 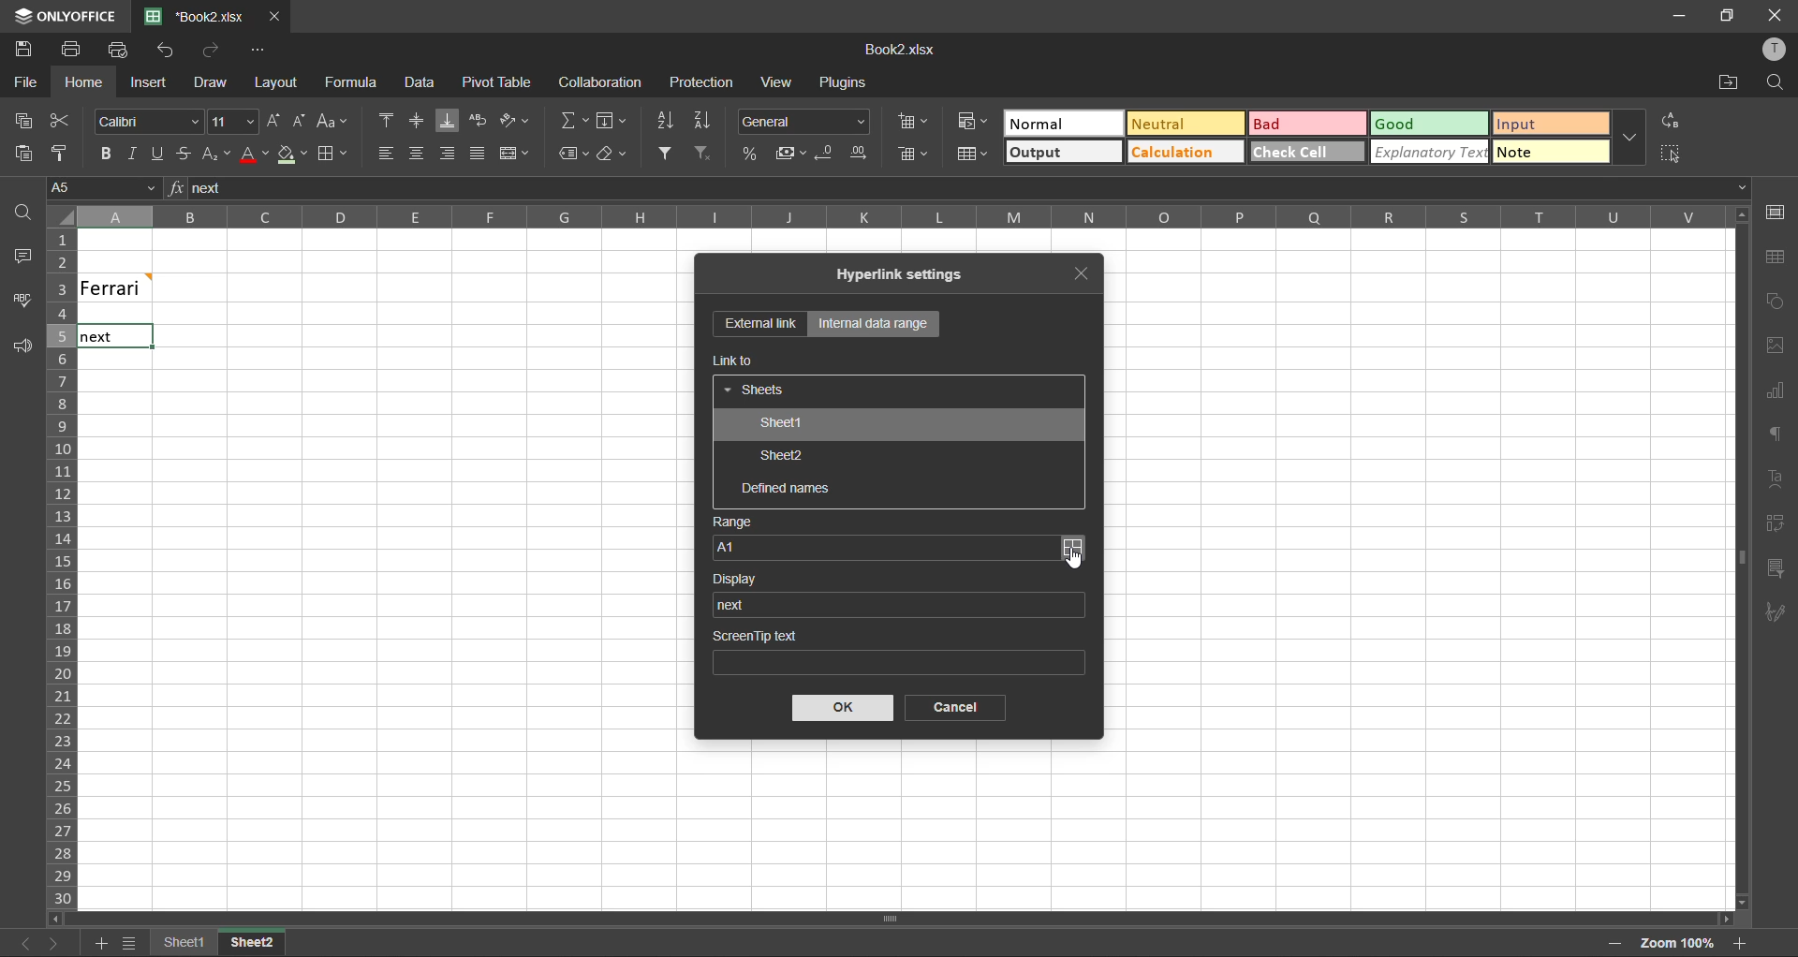 I want to click on underline, so click(x=156, y=155).